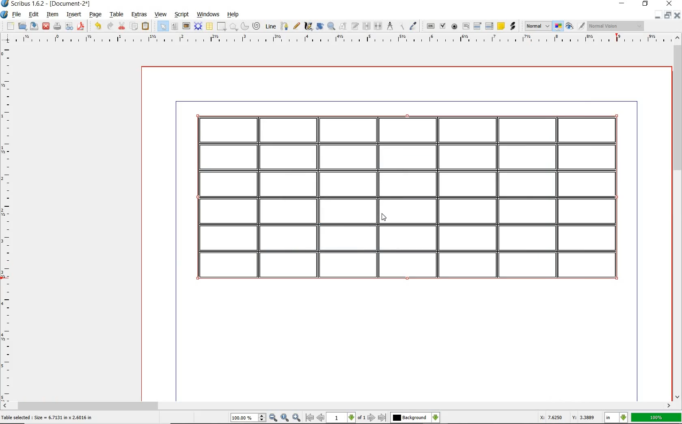  Describe the element at coordinates (346, 418) in the screenshot. I see `select current page` at that location.